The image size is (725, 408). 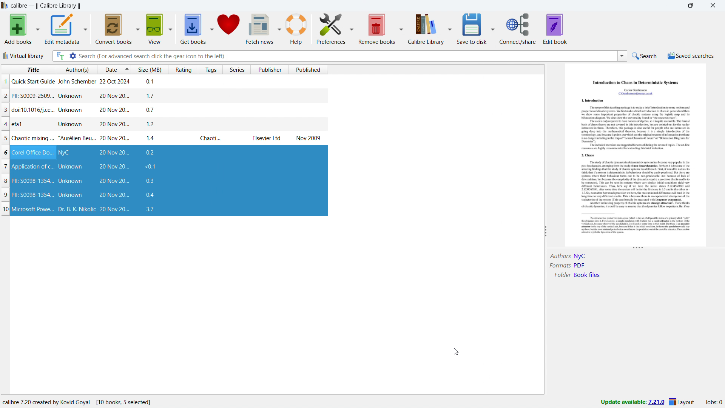 What do you see at coordinates (72, 69) in the screenshot?
I see `sort by author` at bounding box center [72, 69].